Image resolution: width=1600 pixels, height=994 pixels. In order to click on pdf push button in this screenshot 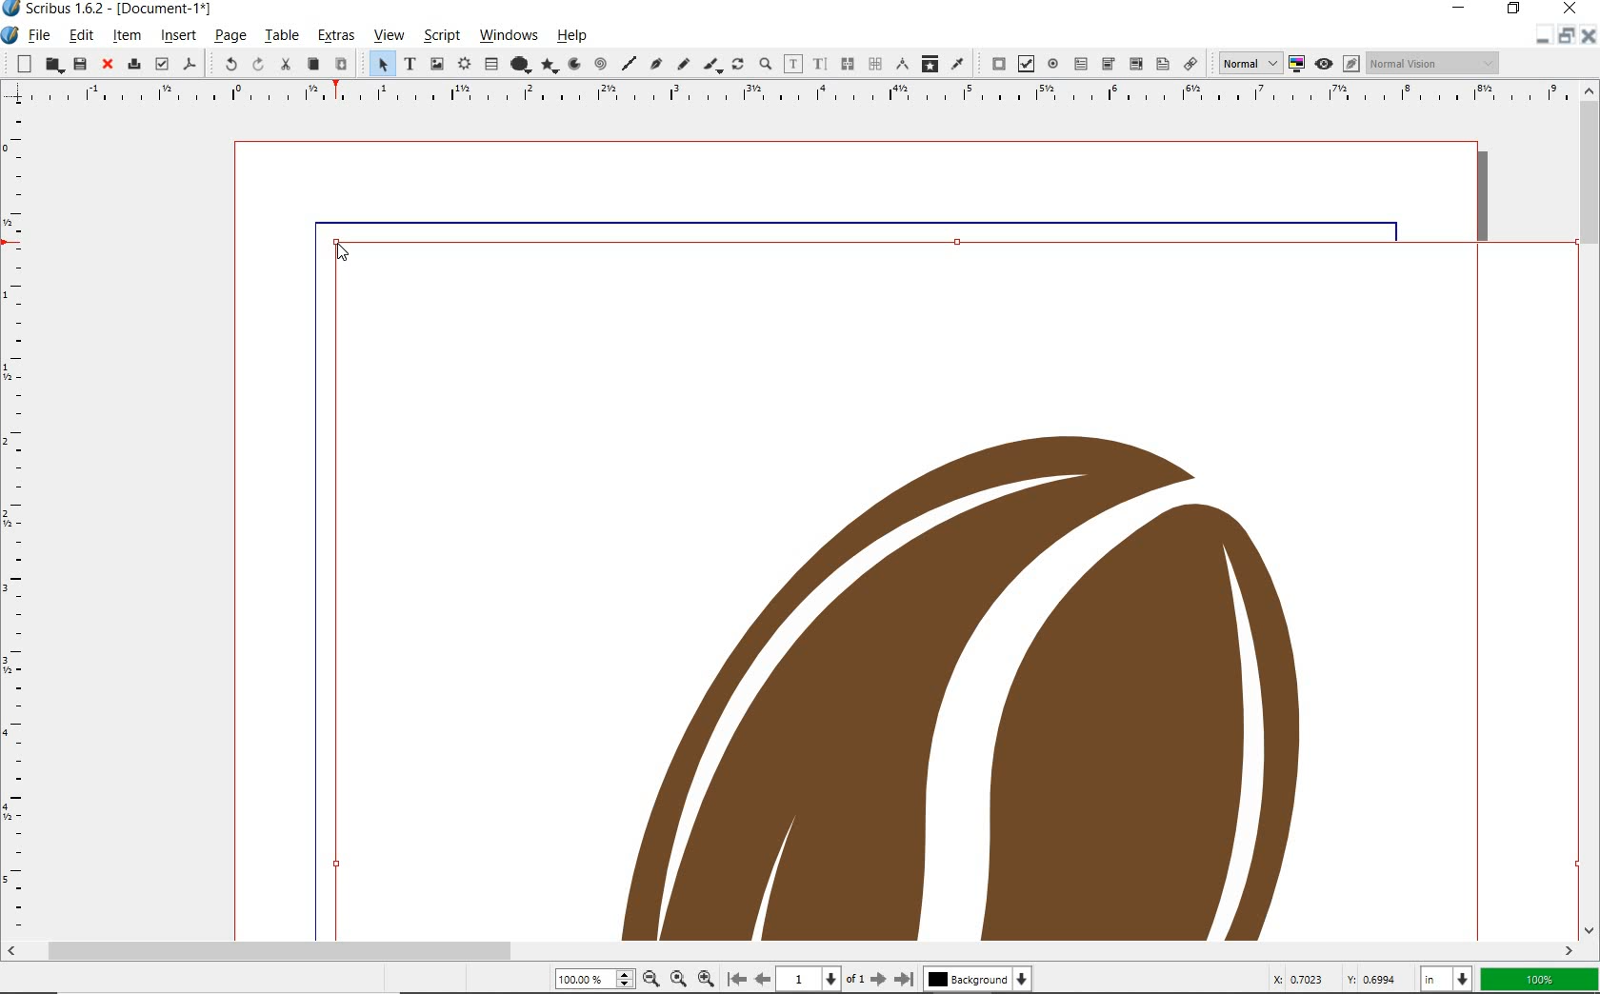, I will do `click(992, 63)`.